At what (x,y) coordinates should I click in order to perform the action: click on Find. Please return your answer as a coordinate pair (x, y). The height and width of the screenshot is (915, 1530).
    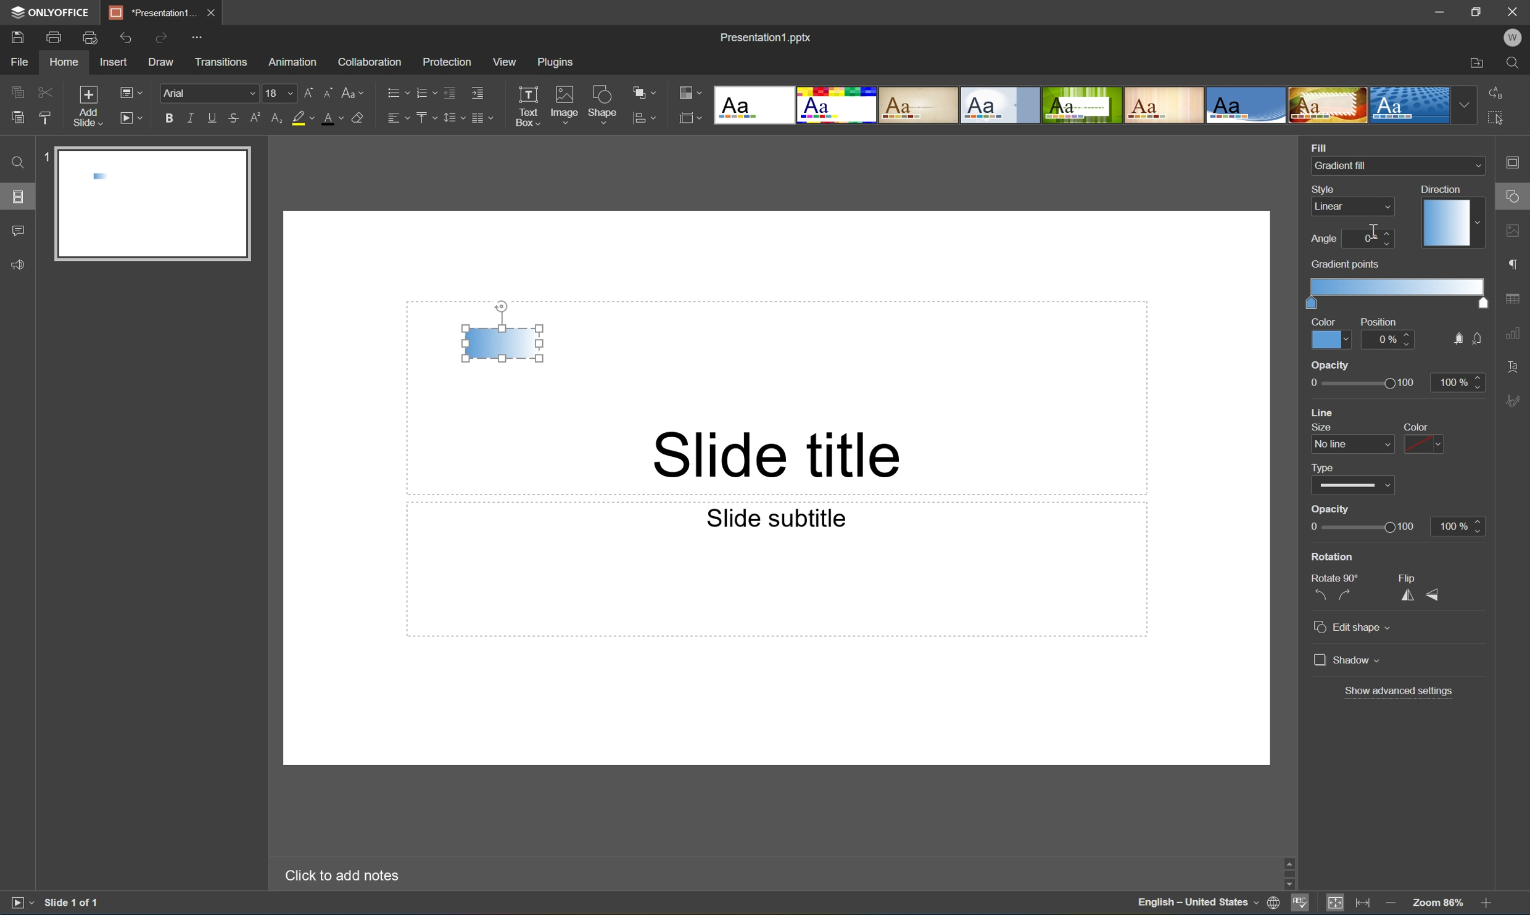
    Looking at the image, I should click on (15, 162).